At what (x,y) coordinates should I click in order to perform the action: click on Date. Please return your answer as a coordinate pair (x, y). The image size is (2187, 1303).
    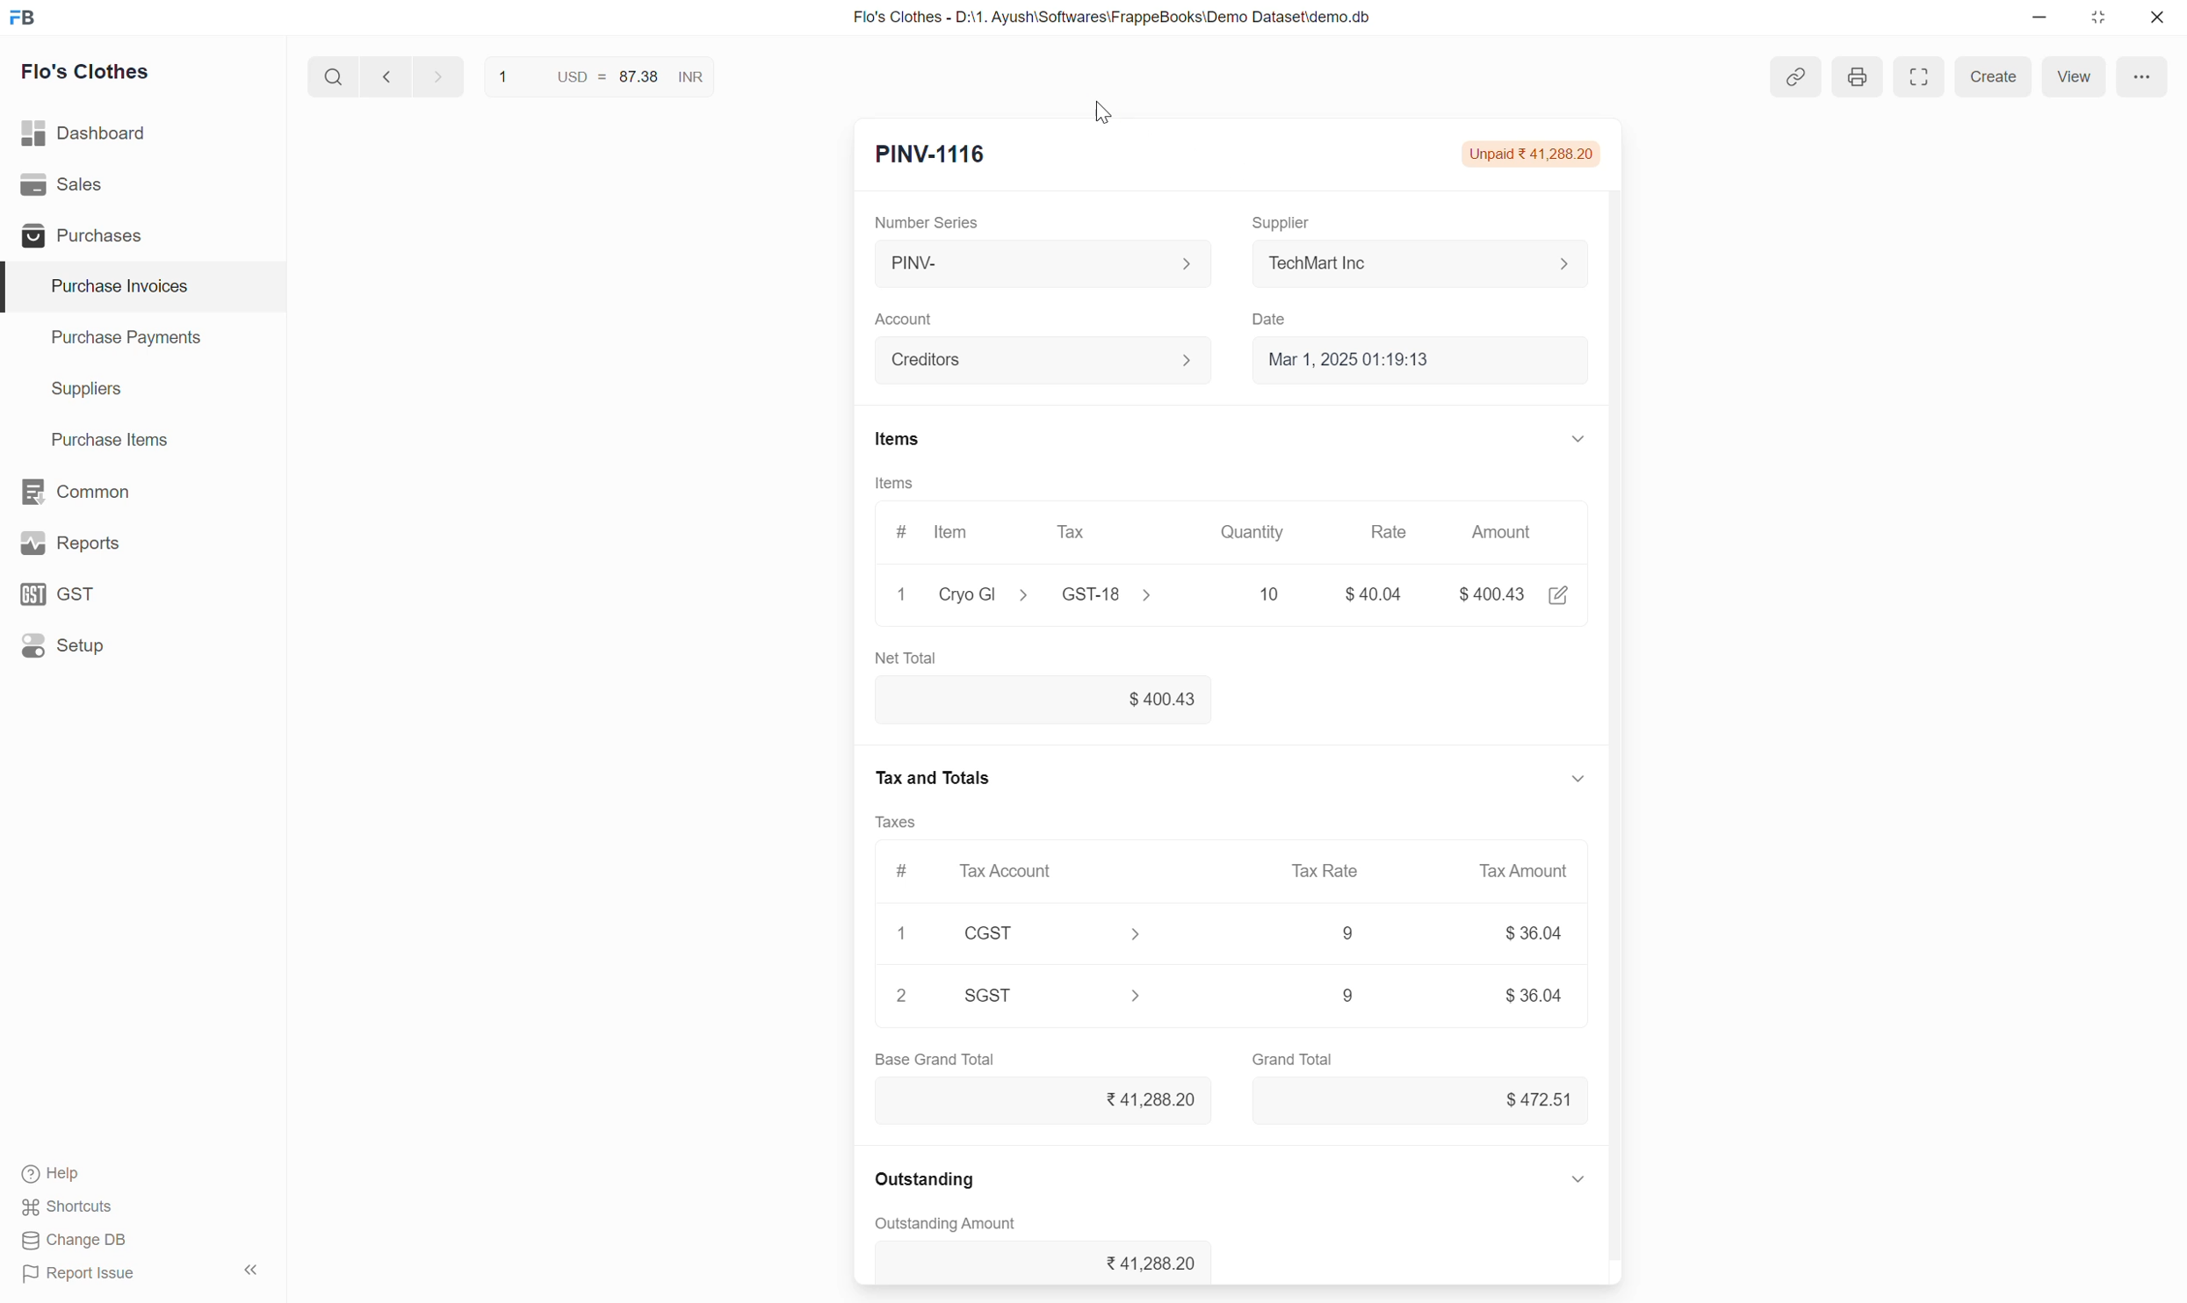
    Looking at the image, I should click on (1278, 314).